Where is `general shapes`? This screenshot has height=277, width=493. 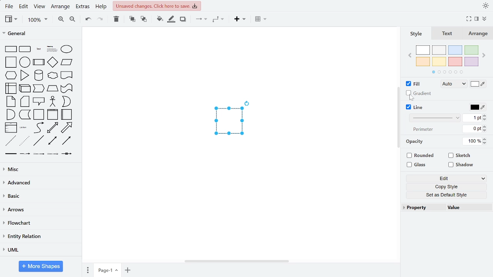
general shapes is located at coordinates (52, 76).